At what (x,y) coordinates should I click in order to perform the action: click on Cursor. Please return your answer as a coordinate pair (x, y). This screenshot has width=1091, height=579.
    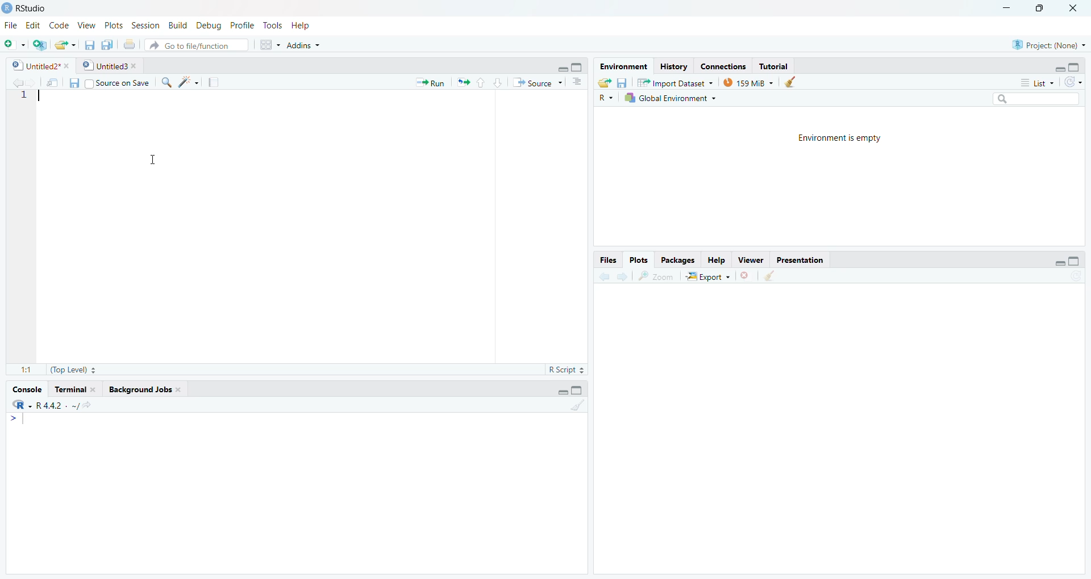
    Looking at the image, I should click on (155, 161).